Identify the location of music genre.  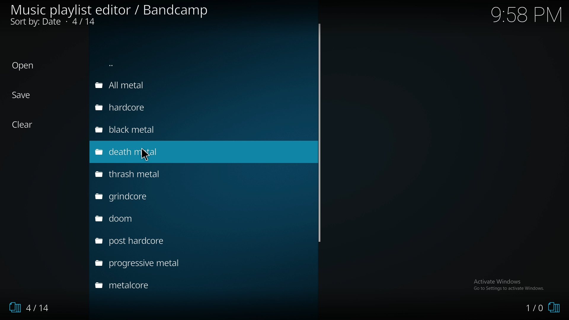
(140, 175).